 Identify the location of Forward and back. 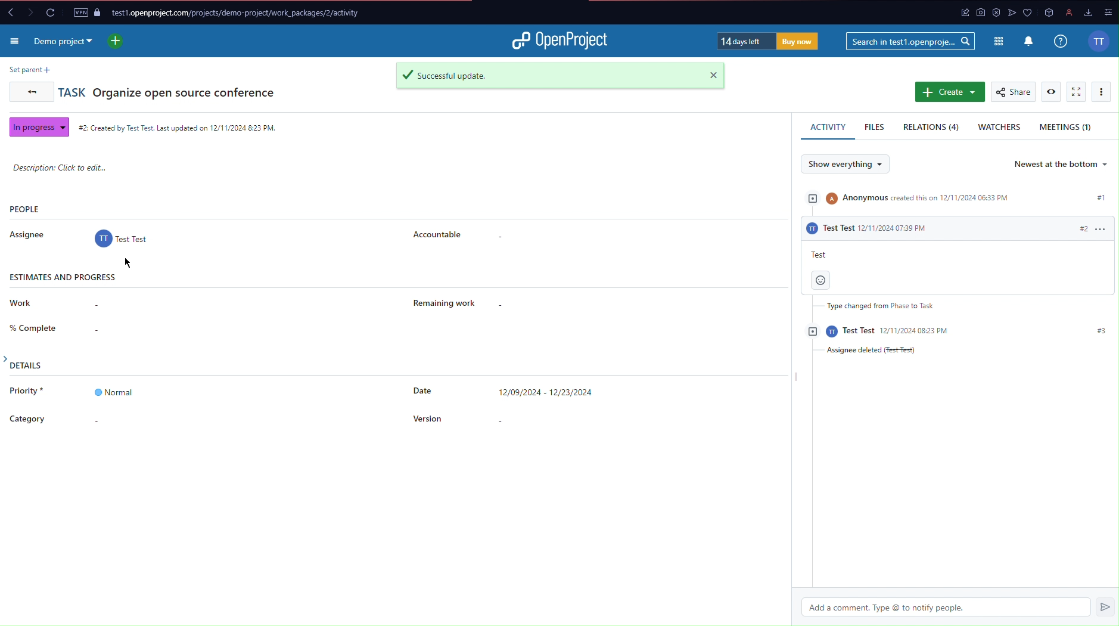
(23, 13).